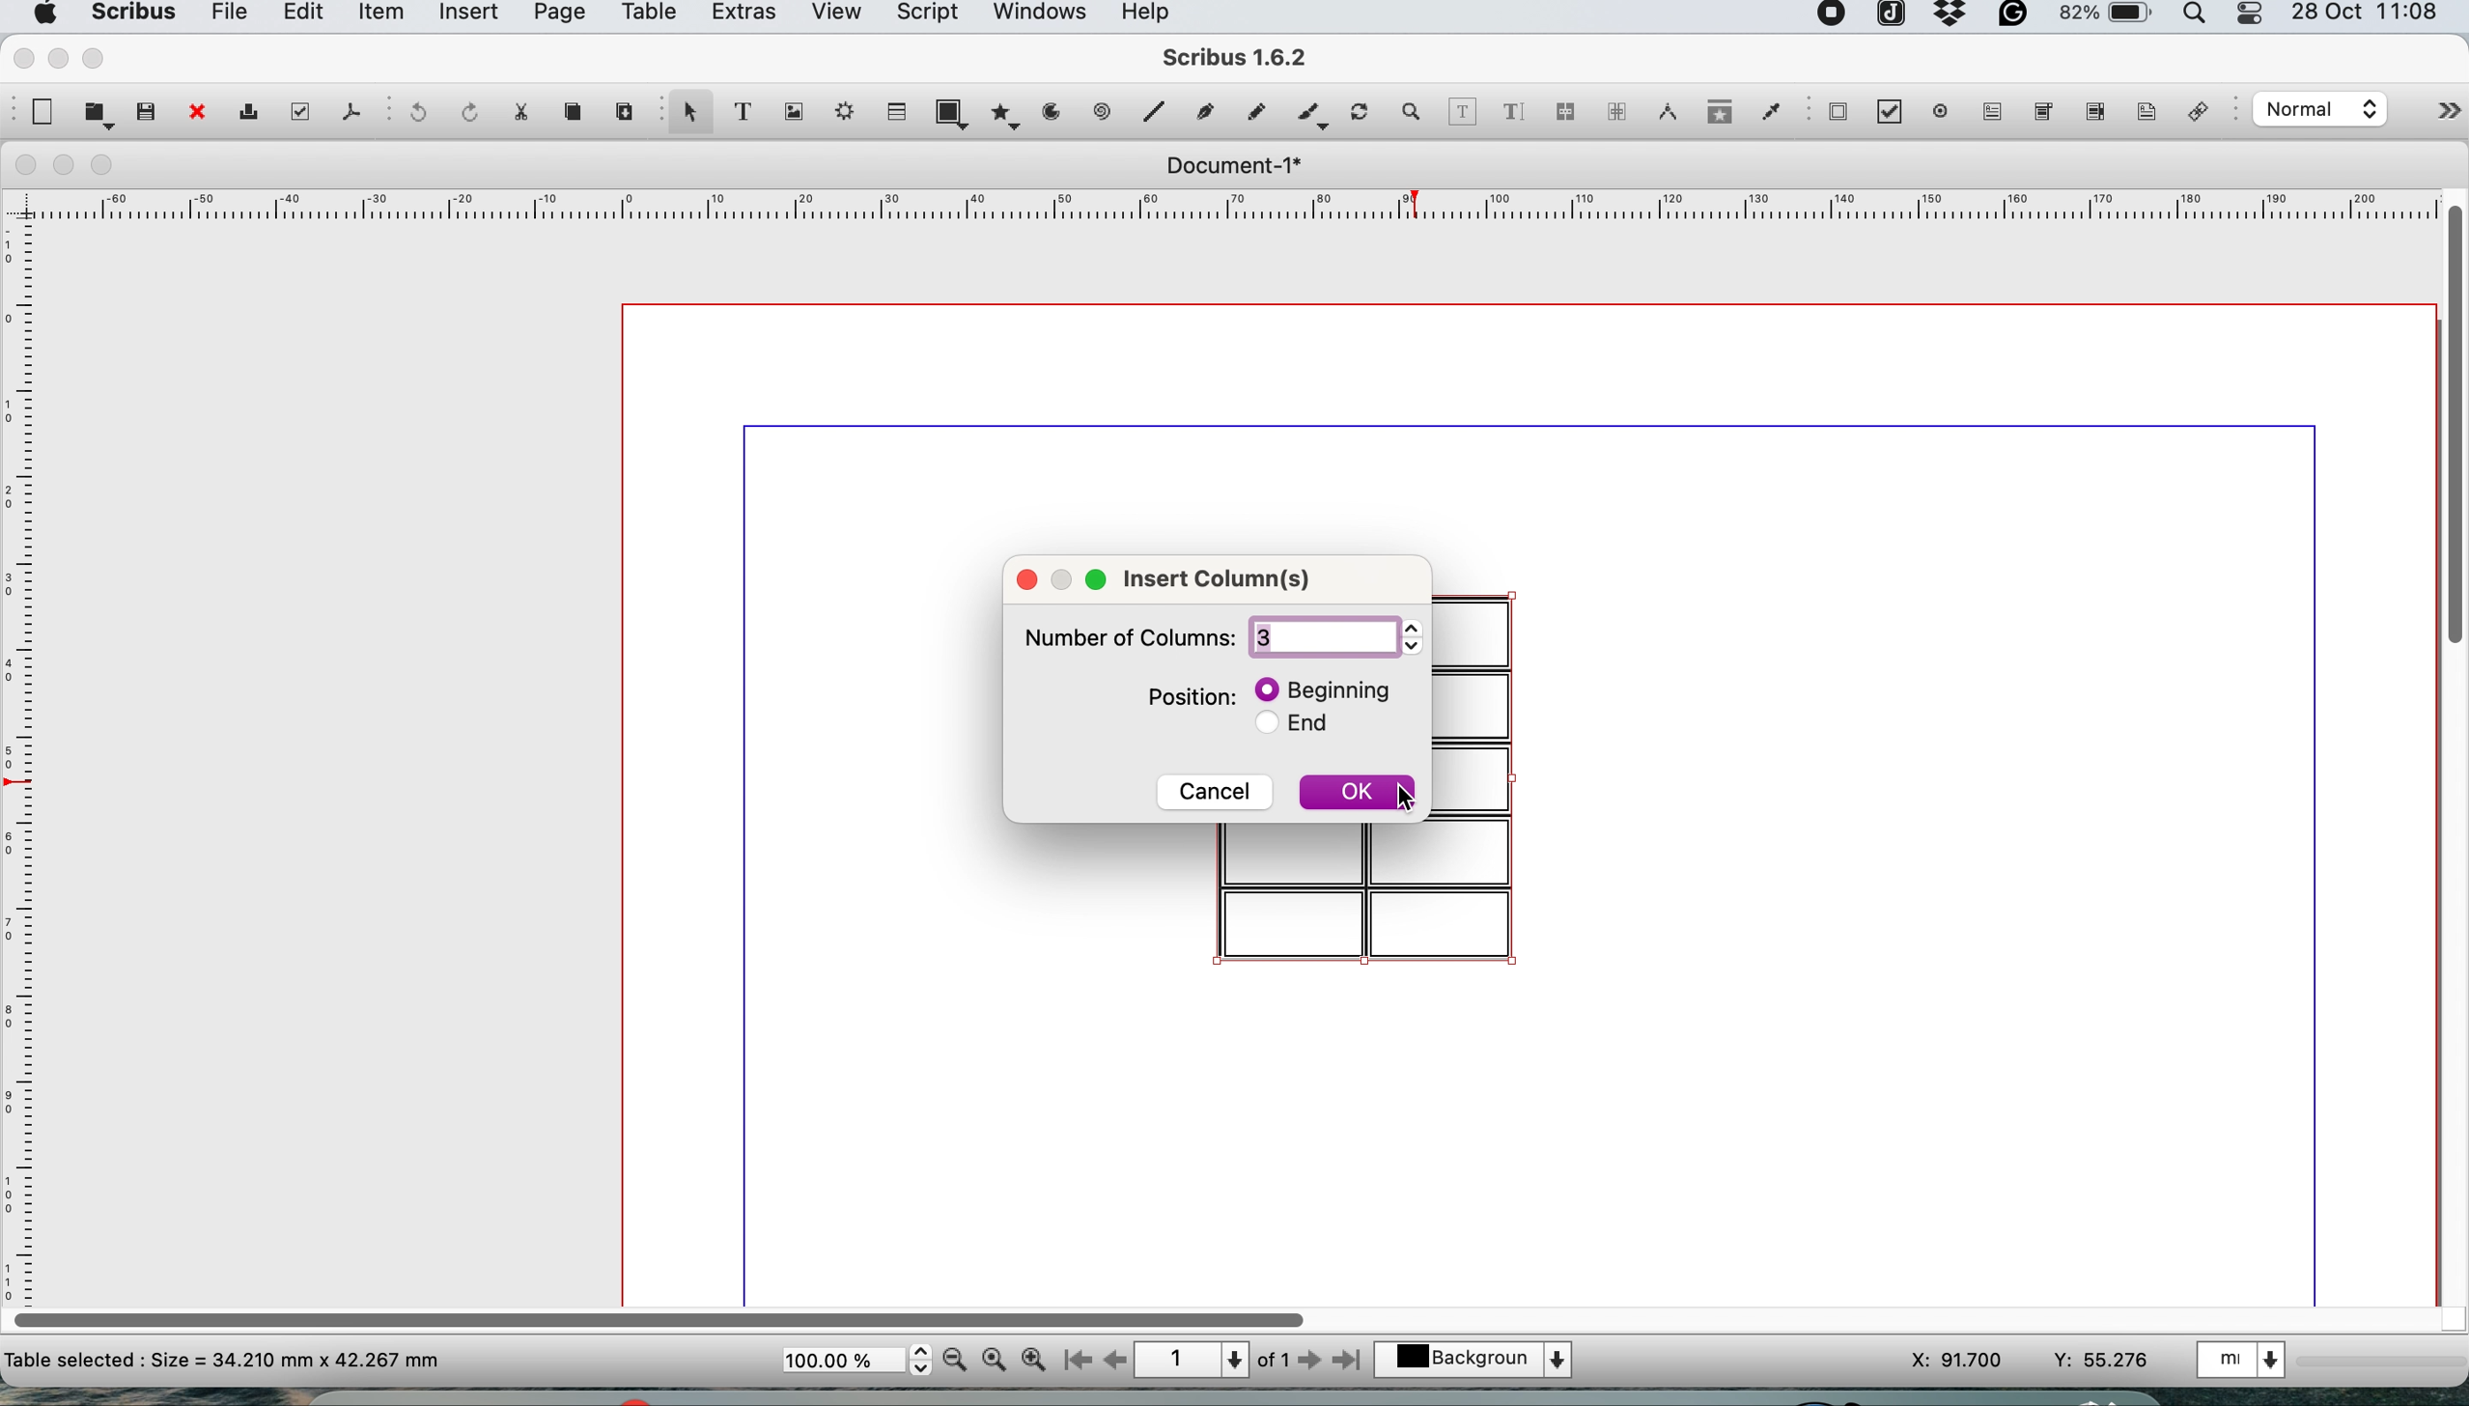 The height and width of the screenshot is (1406, 2469). What do you see at coordinates (1351, 1358) in the screenshot?
I see `go to last page` at bounding box center [1351, 1358].